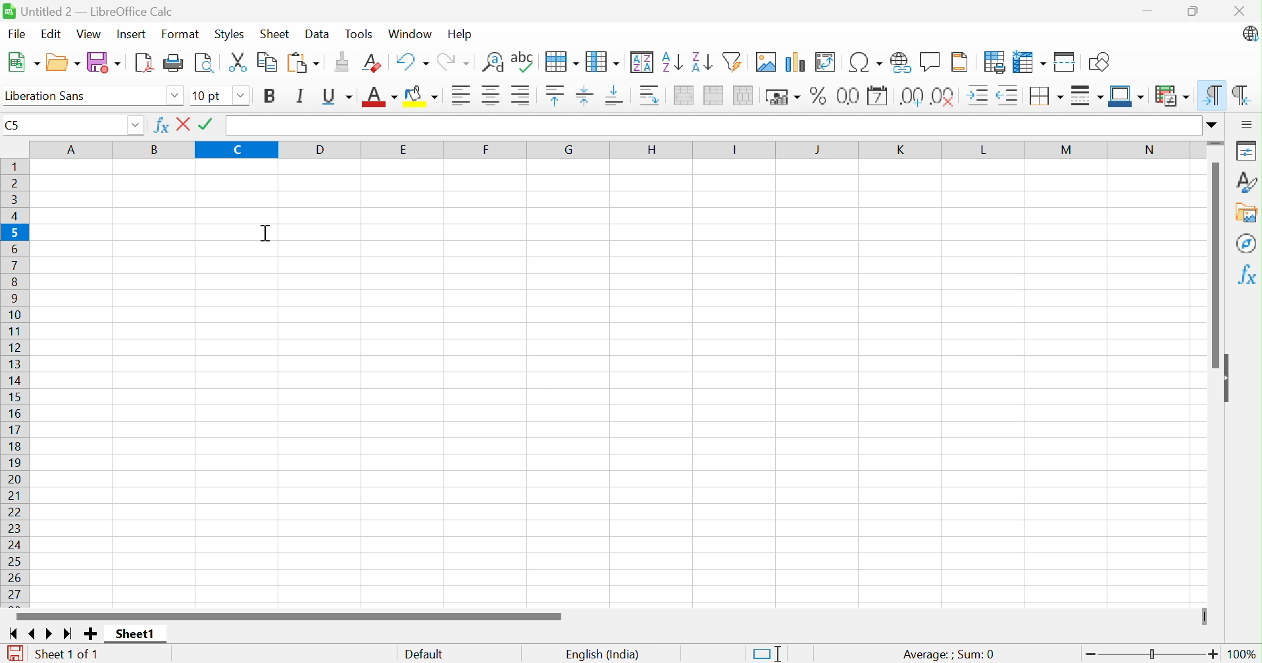 The image size is (1262, 663). Describe the element at coordinates (796, 63) in the screenshot. I see `Insert chart` at that location.